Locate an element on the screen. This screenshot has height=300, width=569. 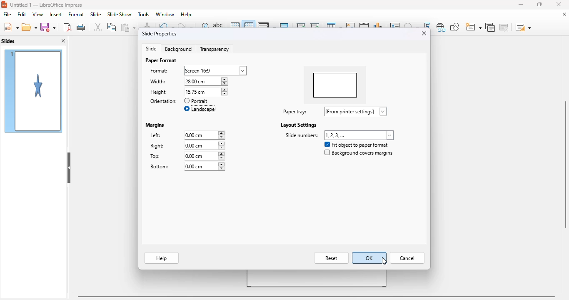
decreasing top margin is located at coordinates (221, 159).